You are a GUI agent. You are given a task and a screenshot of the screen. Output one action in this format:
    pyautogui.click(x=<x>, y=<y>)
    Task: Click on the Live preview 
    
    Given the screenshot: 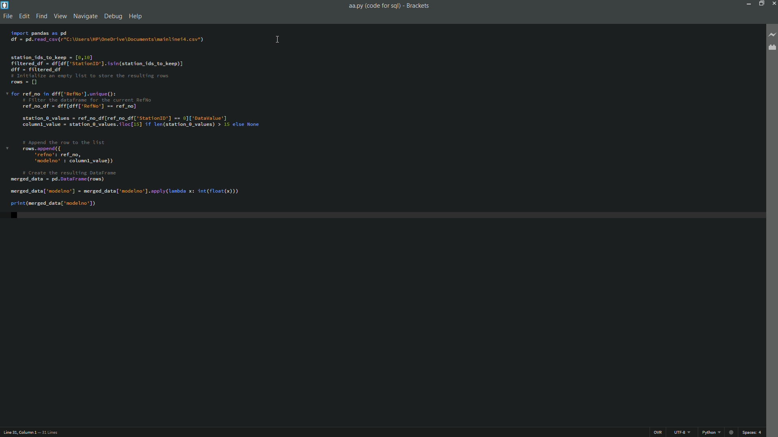 What is the action you would take?
    pyautogui.click(x=731, y=432)
    